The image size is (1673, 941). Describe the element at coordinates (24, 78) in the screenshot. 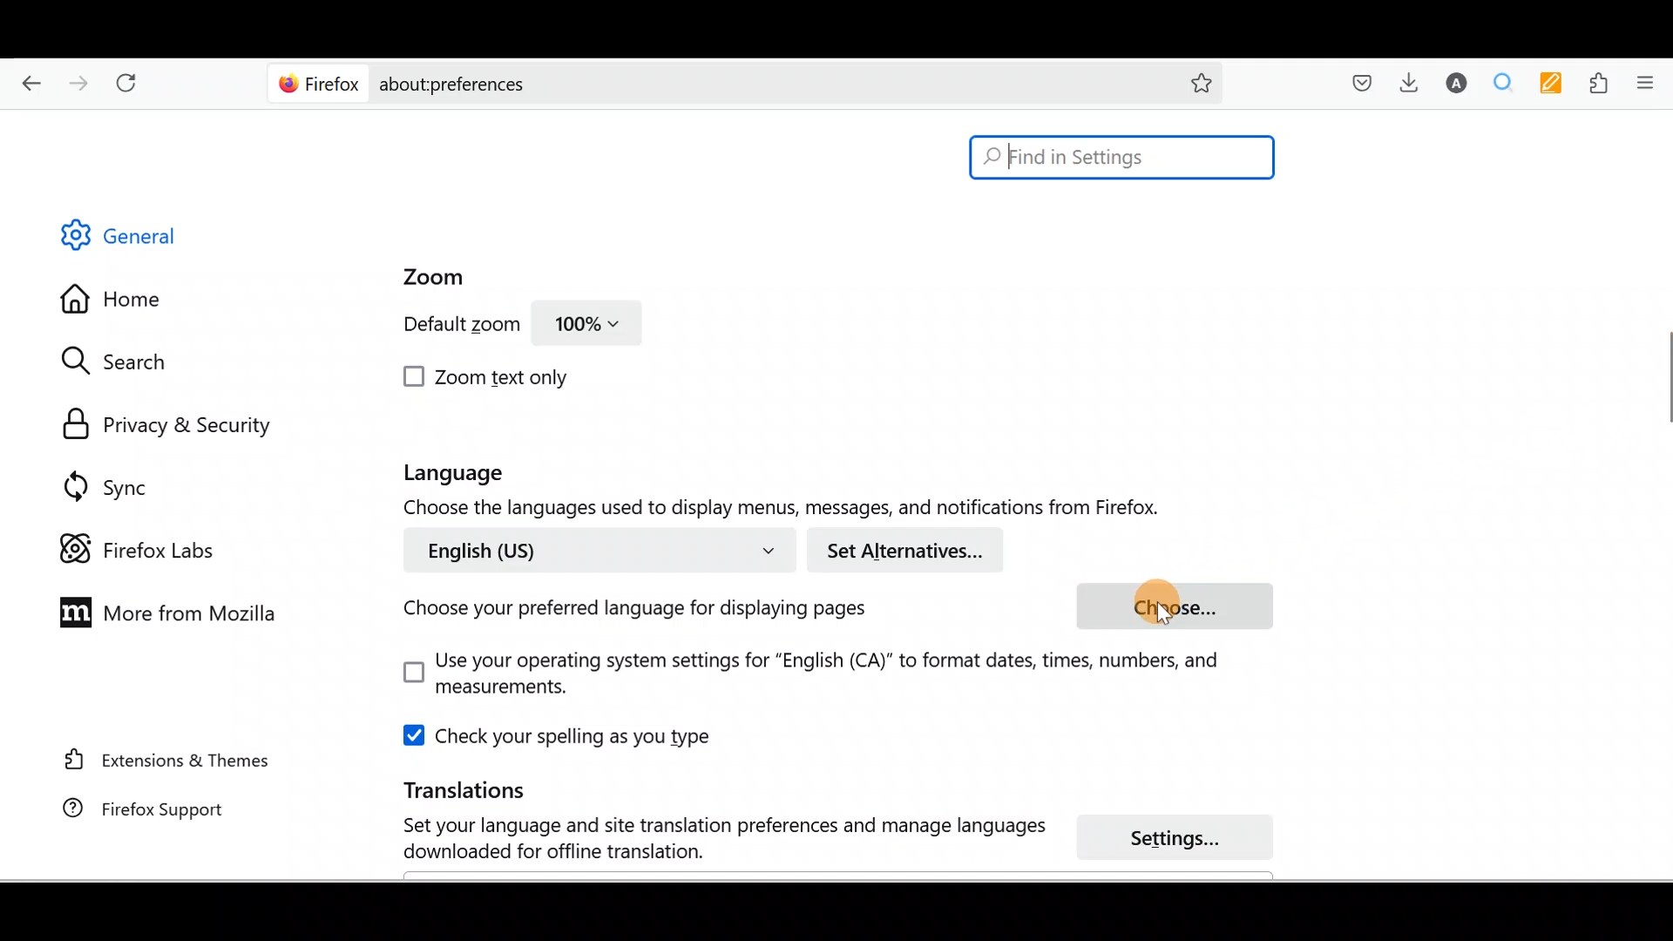

I see `Go back one page` at that location.